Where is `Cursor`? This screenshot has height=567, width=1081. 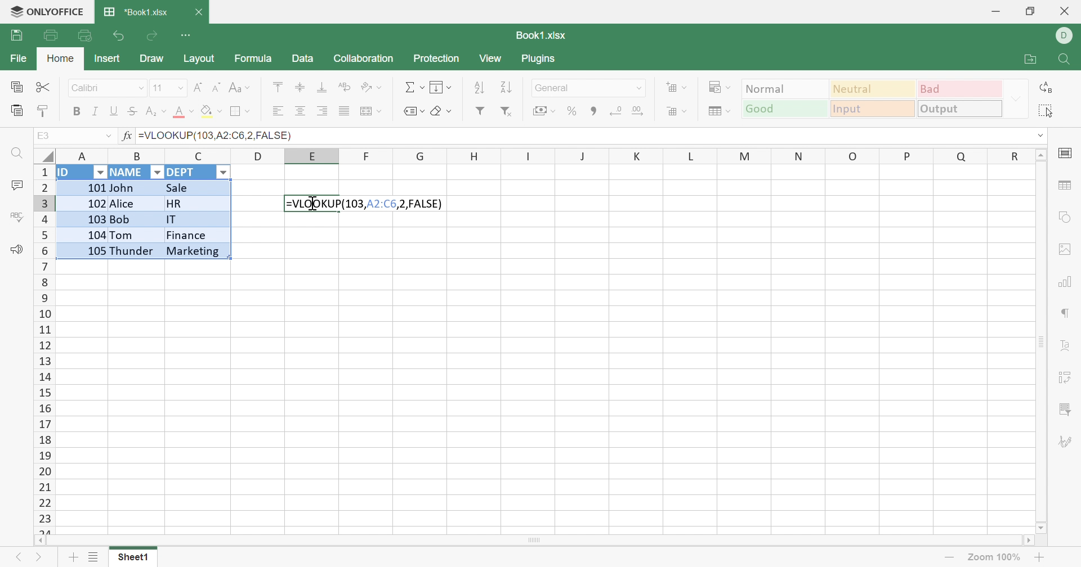
Cursor is located at coordinates (312, 203).